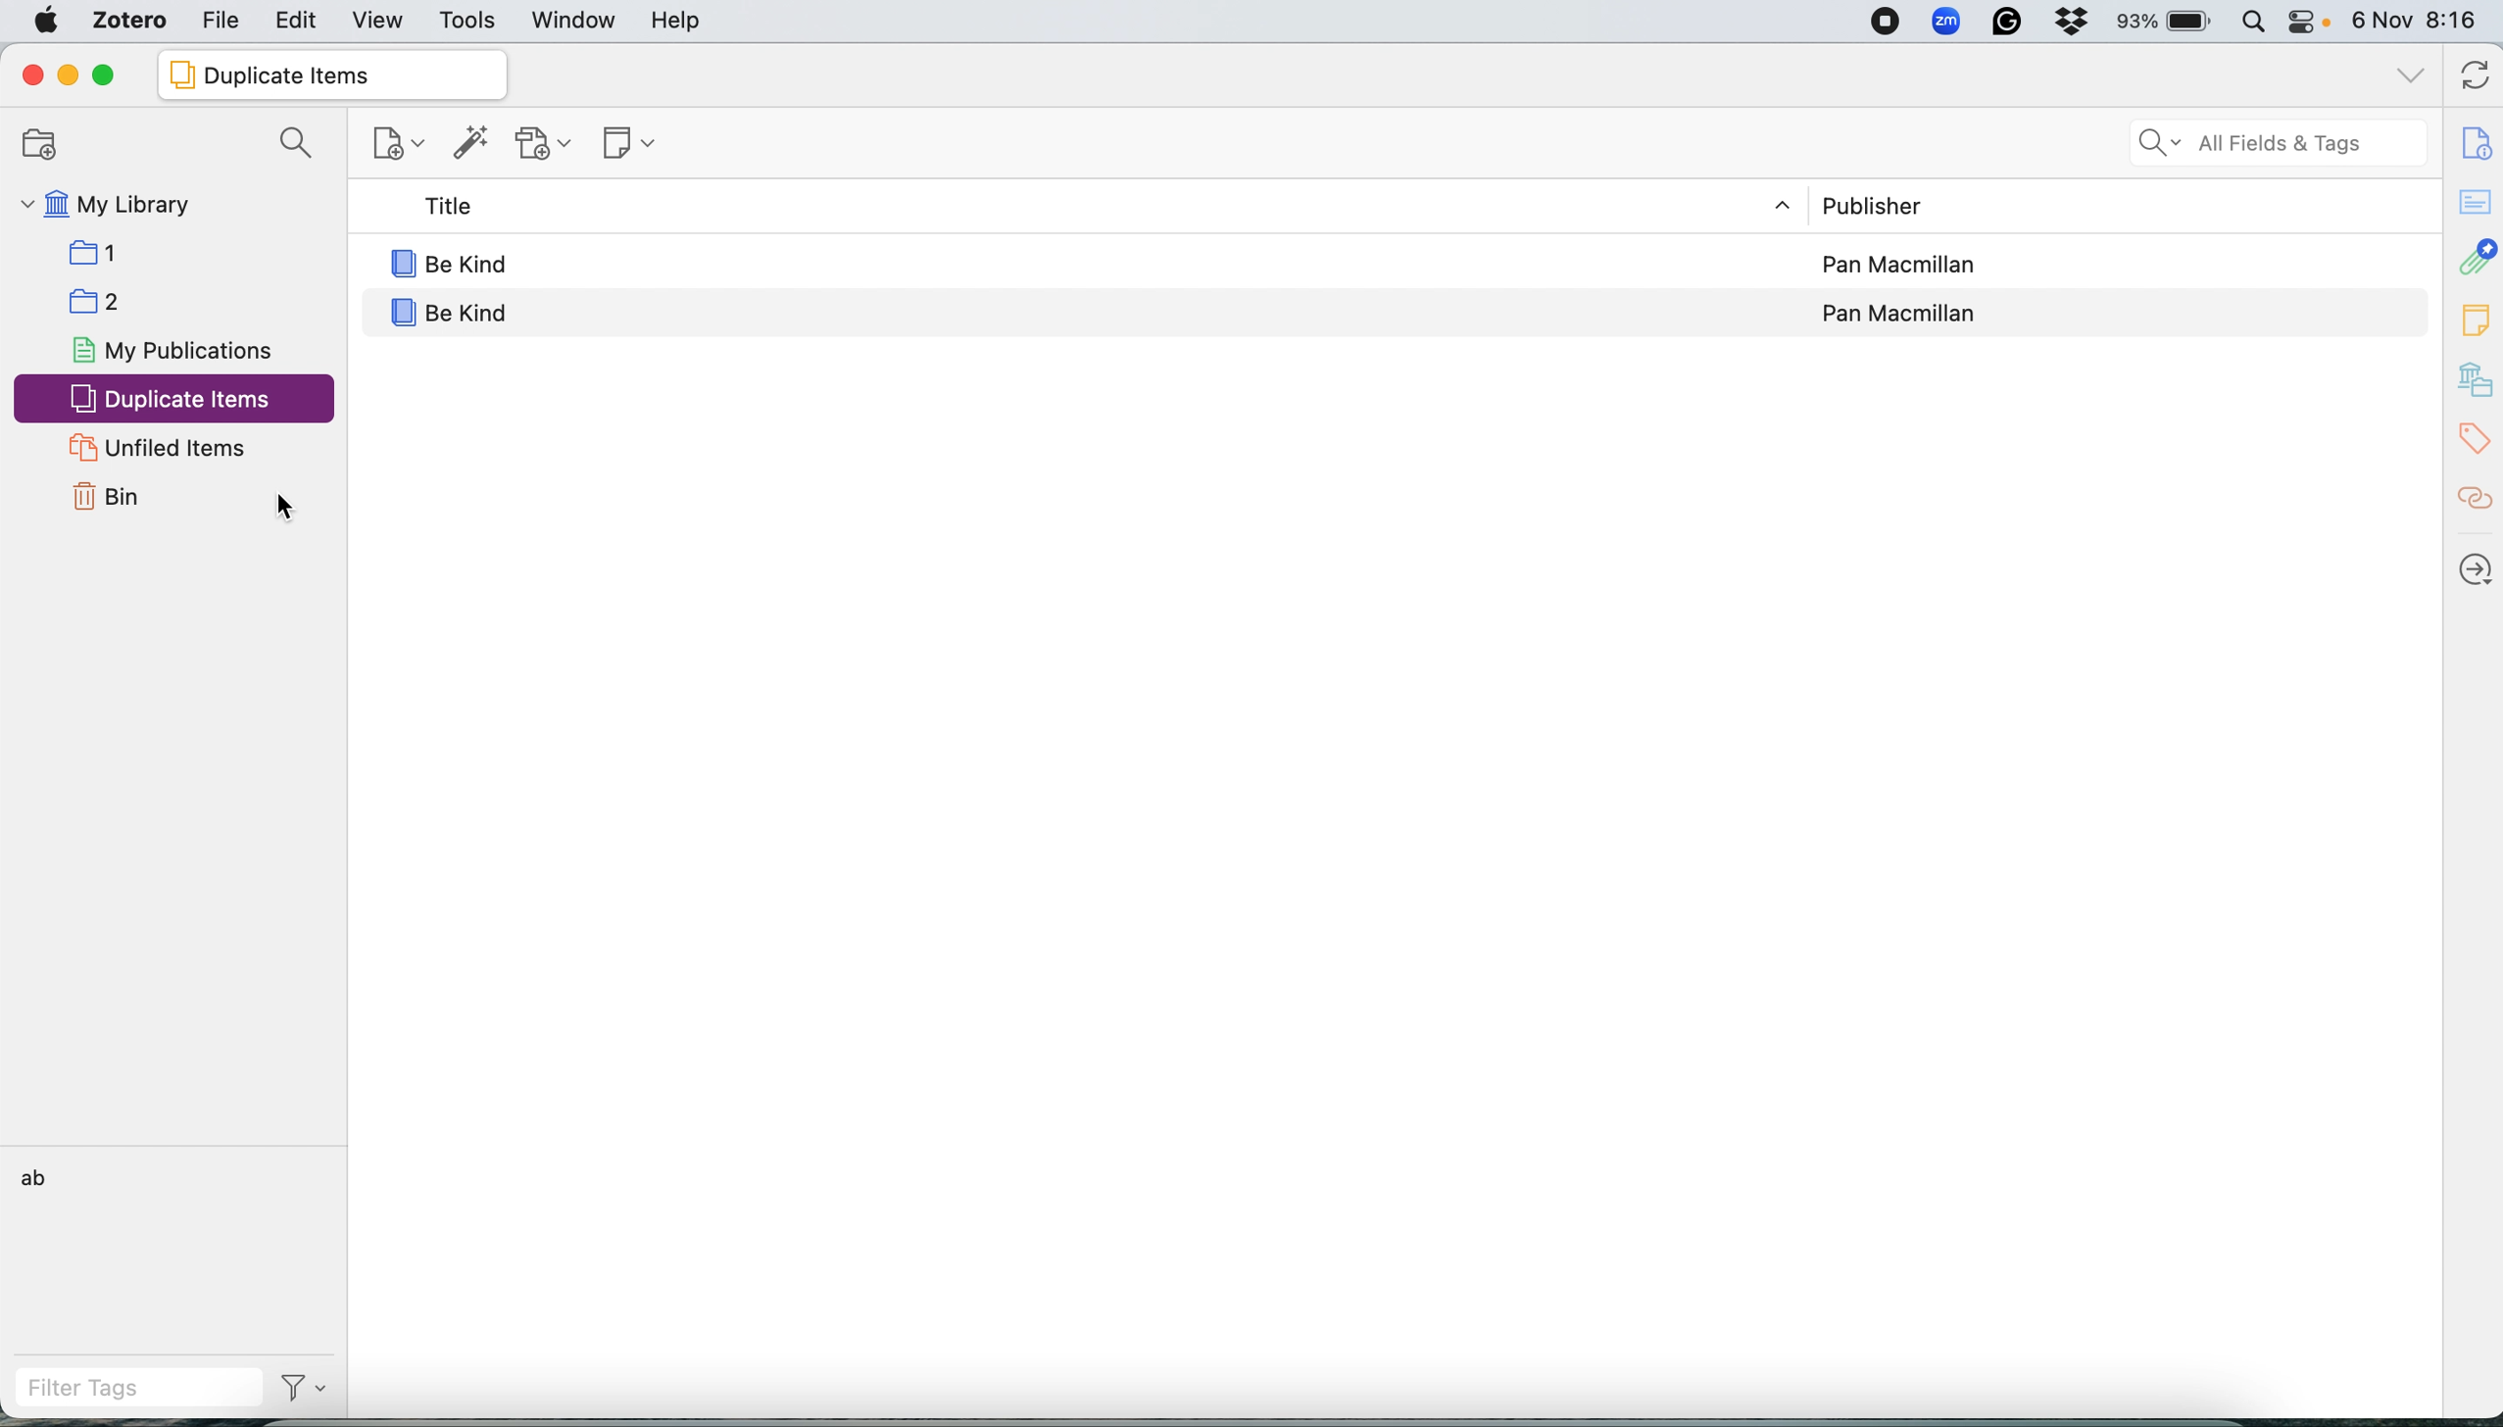  What do you see at coordinates (113, 74) in the screenshot?
I see `maximize` at bounding box center [113, 74].